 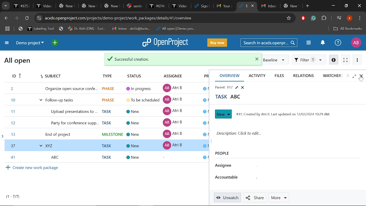 What do you see at coordinates (279, 197) in the screenshot?
I see `More` at bounding box center [279, 197].